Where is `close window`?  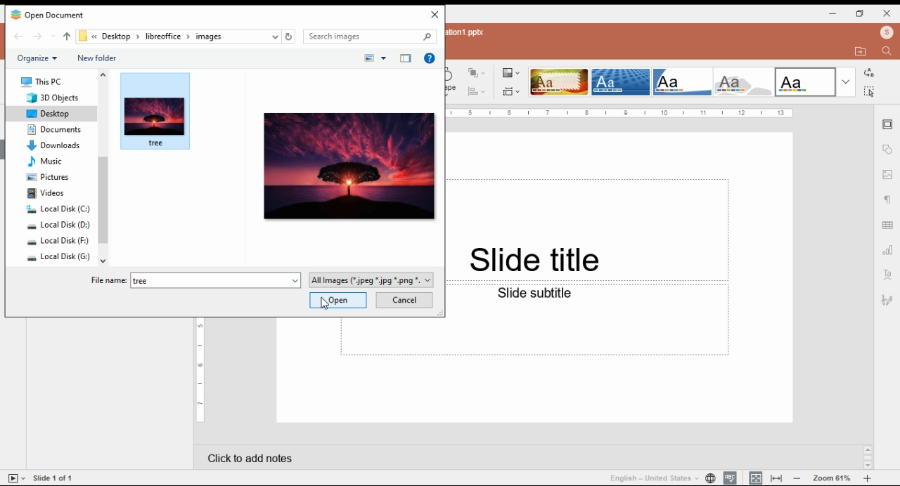 close window is located at coordinates (888, 13).